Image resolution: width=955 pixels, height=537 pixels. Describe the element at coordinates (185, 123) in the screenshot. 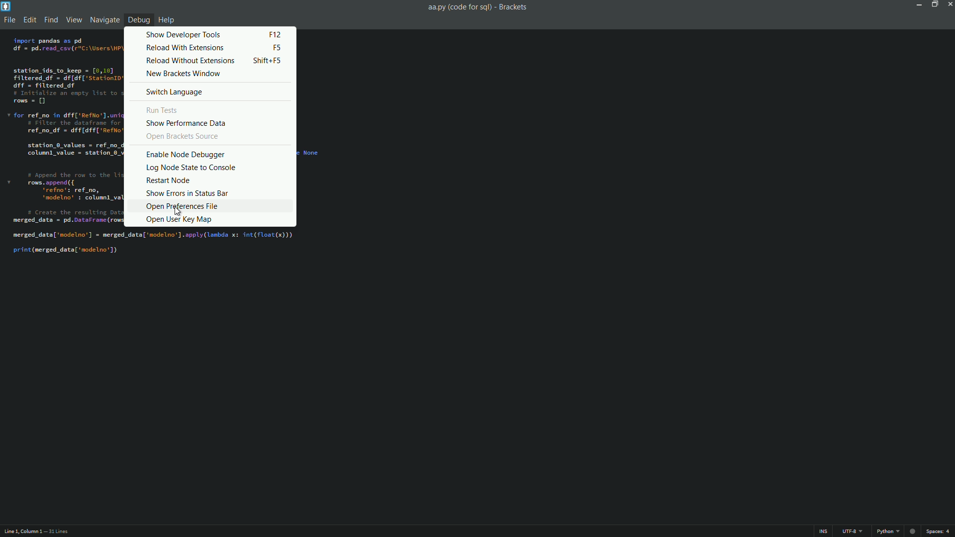

I see `show performance data` at that location.